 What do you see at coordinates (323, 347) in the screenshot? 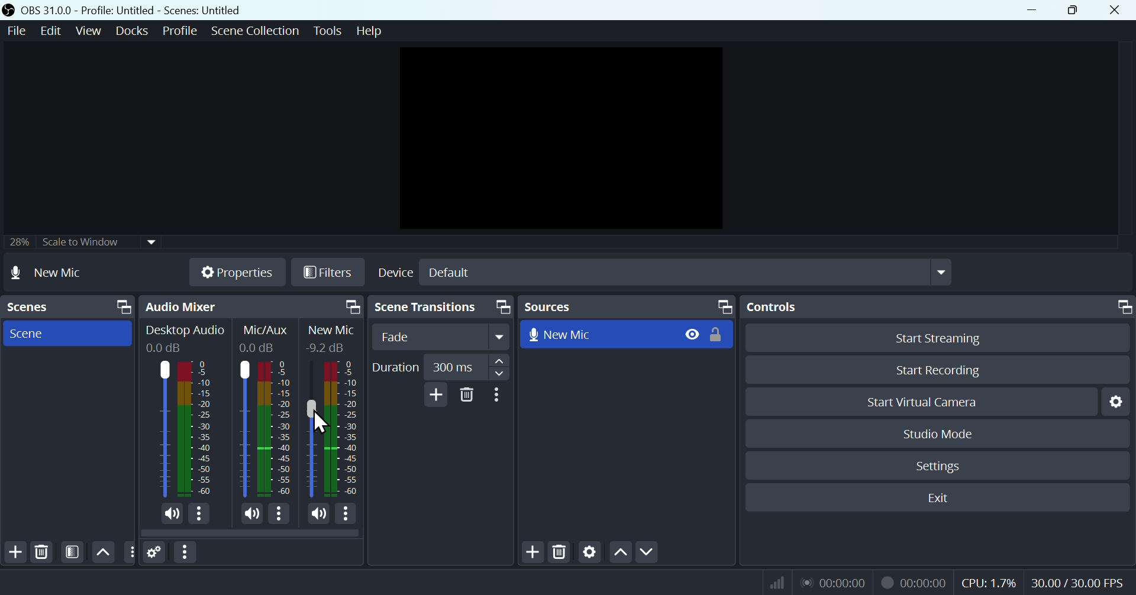
I see `0.0dB` at bounding box center [323, 347].